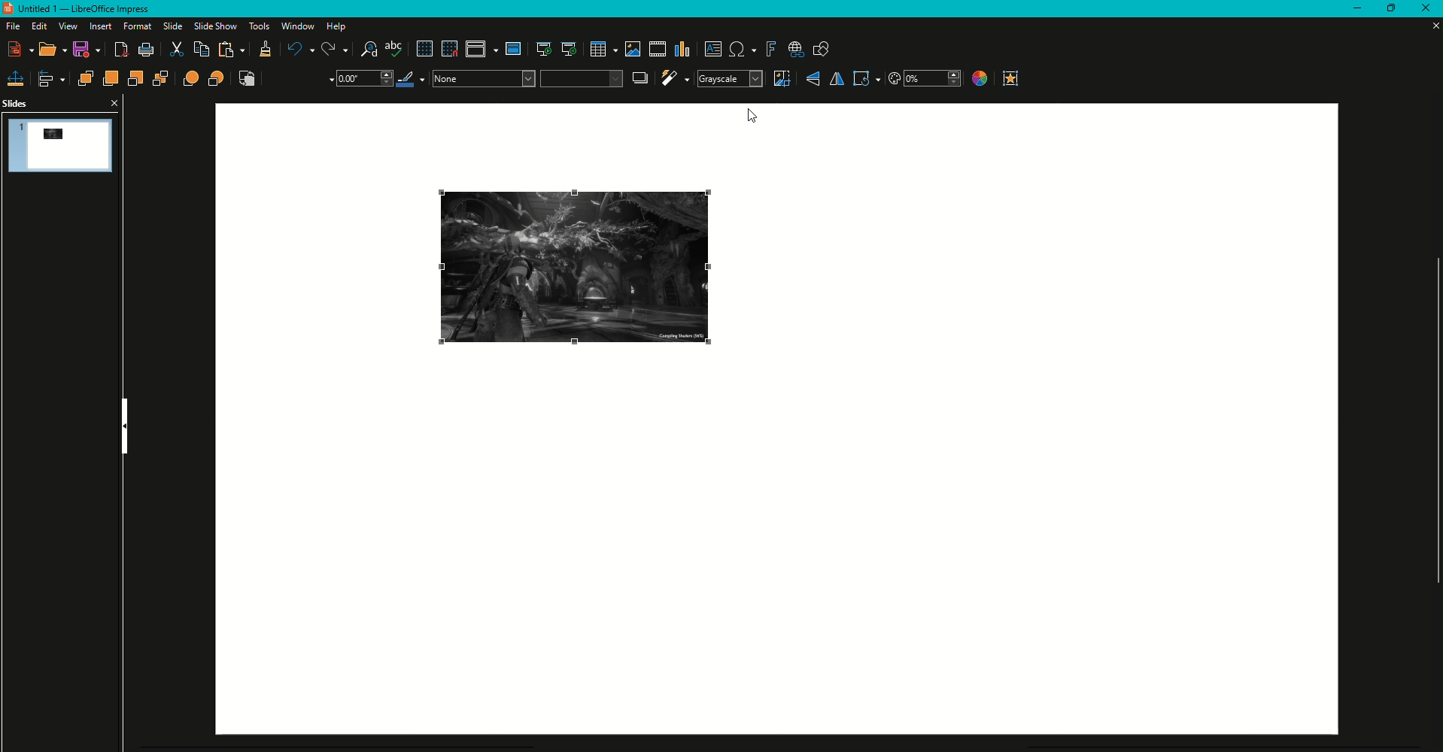  Describe the element at coordinates (299, 49) in the screenshot. I see `Undo` at that location.